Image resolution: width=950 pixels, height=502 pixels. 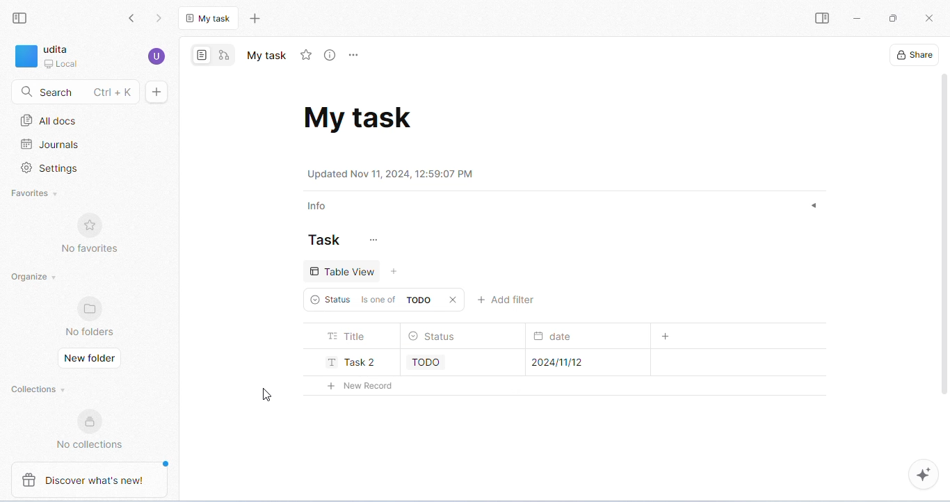 I want to click on edgeless mode, so click(x=223, y=55).